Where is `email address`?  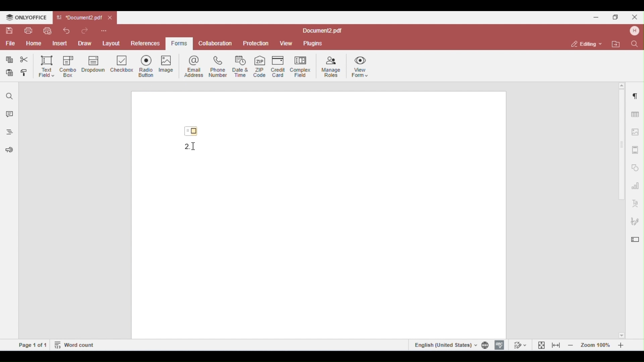
email address is located at coordinates (195, 66).